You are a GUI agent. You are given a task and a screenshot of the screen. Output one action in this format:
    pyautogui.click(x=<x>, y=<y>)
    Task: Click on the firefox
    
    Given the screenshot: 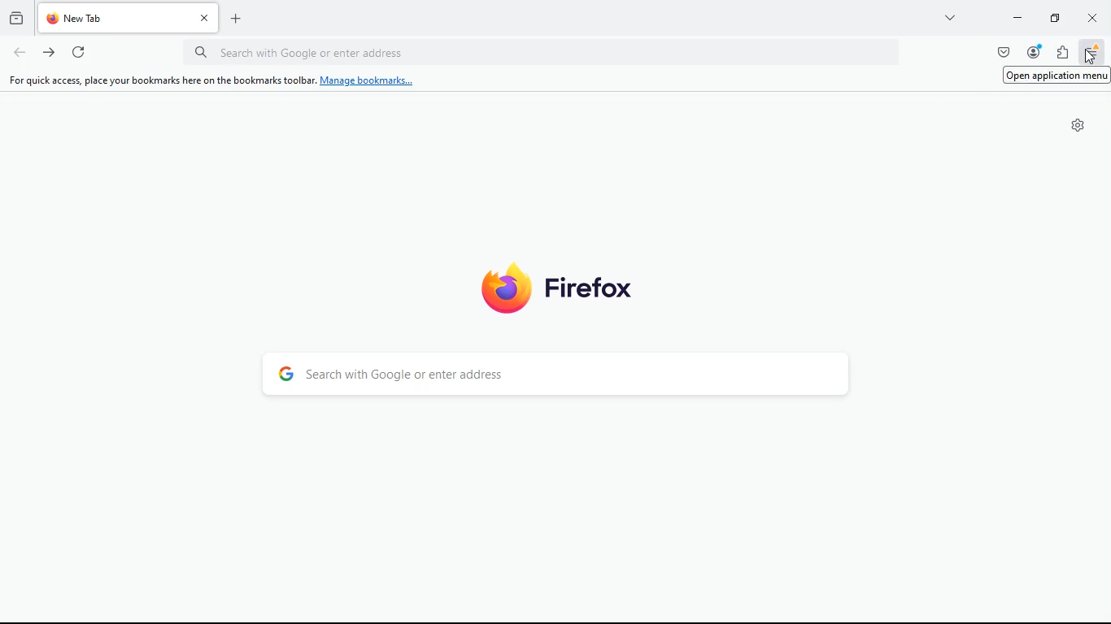 What is the action you would take?
    pyautogui.click(x=557, y=286)
    